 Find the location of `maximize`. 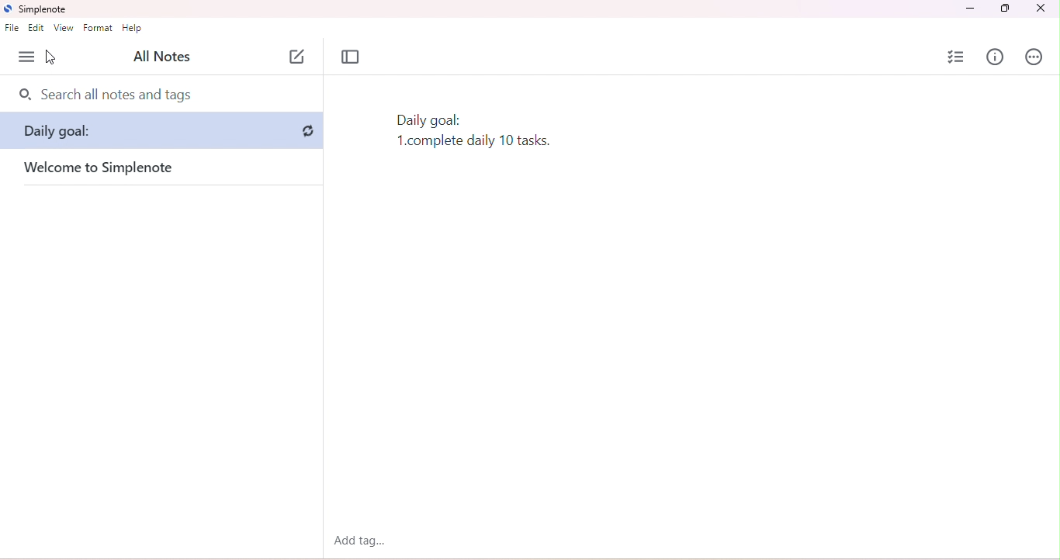

maximize is located at coordinates (1003, 9).